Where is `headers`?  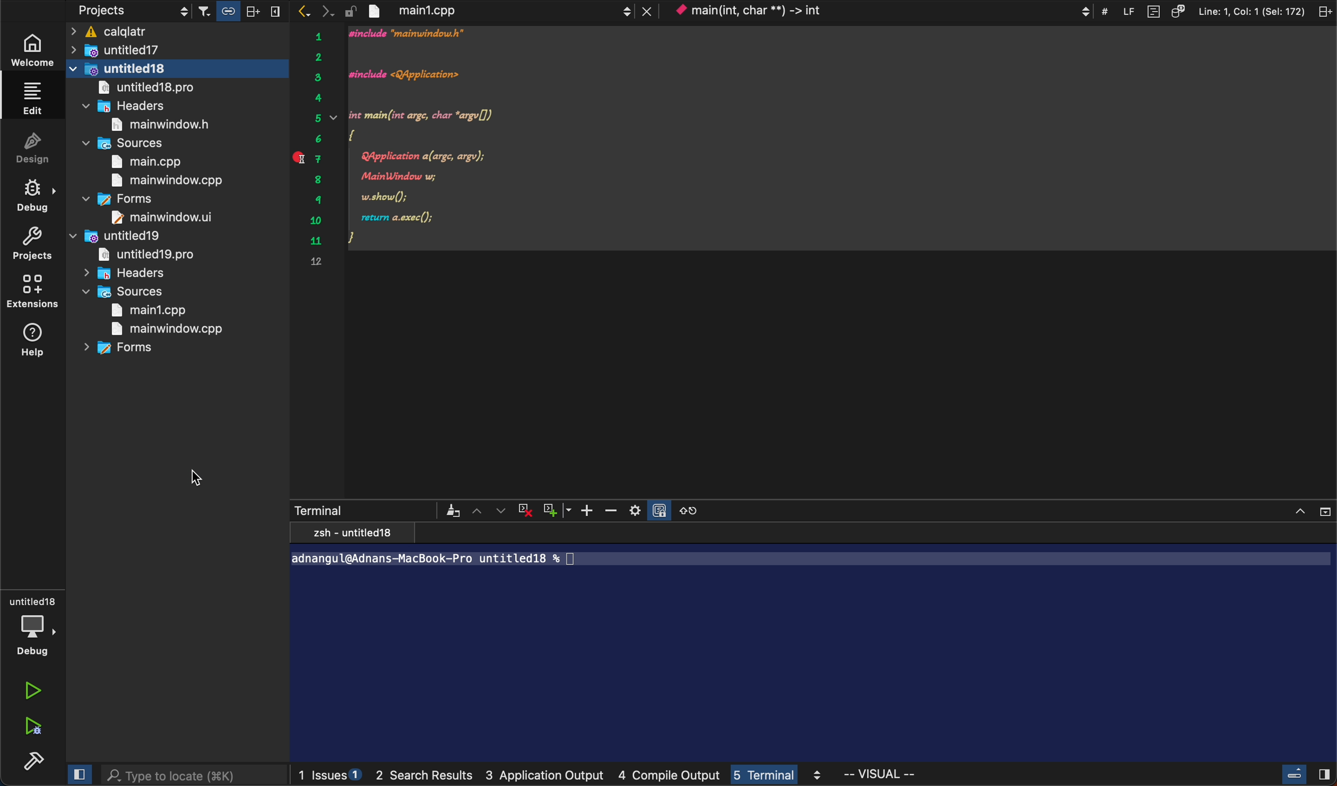
headers is located at coordinates (129, 106).